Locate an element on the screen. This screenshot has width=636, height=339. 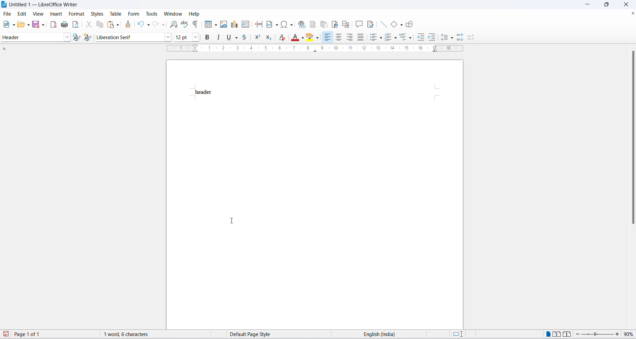
page style is located at coordinates (254, 334).